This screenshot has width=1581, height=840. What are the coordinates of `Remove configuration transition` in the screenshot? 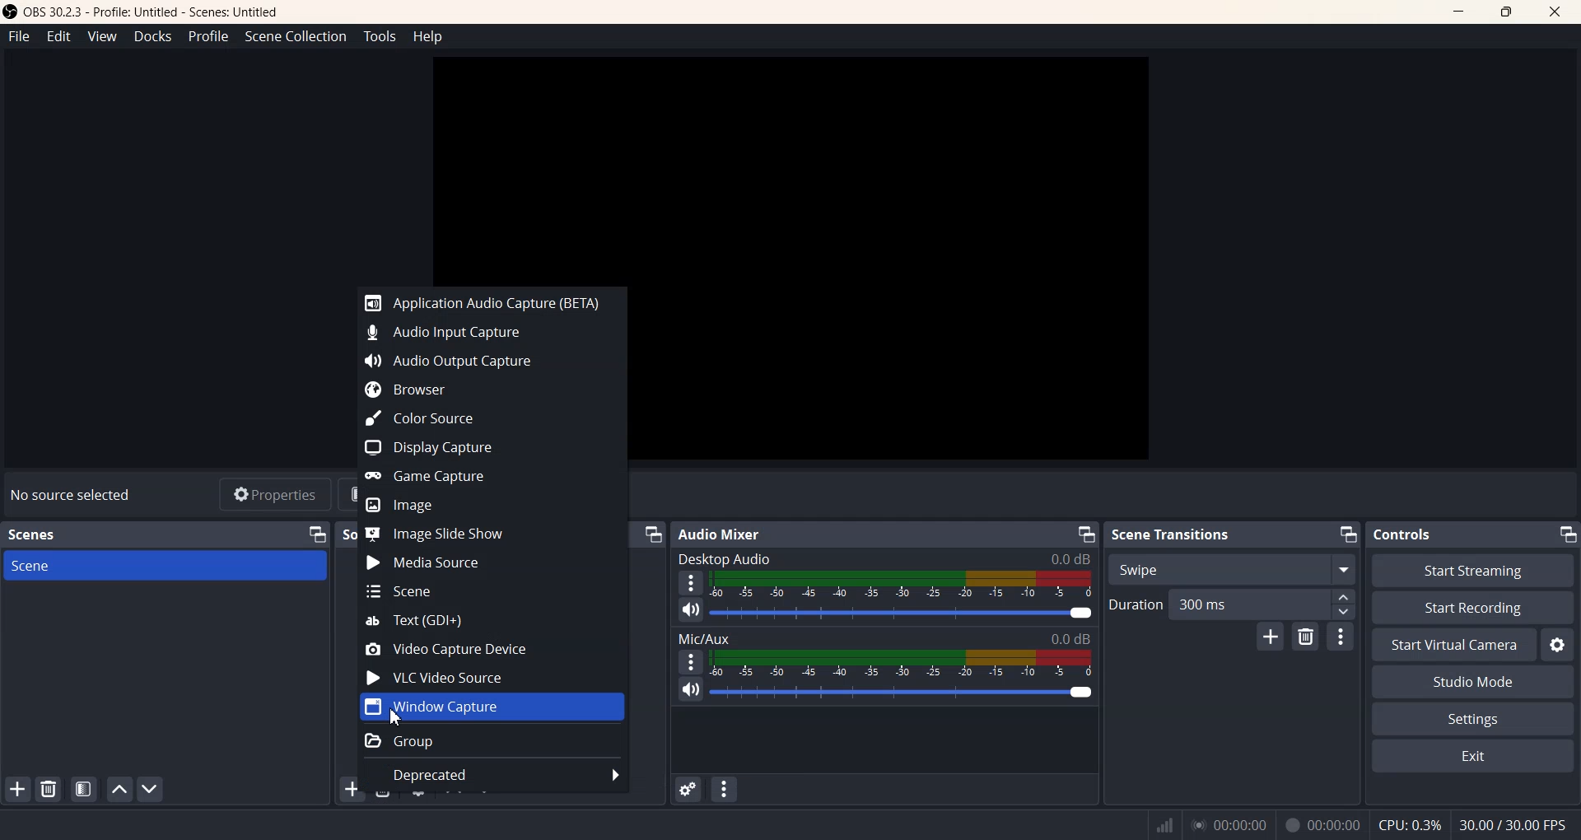 It's located at (1305, 636).